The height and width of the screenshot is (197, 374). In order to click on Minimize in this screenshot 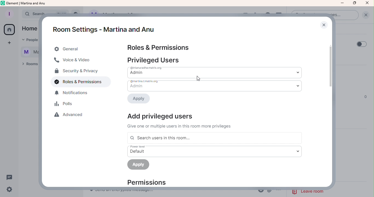, I will do `click(342, 3)`.